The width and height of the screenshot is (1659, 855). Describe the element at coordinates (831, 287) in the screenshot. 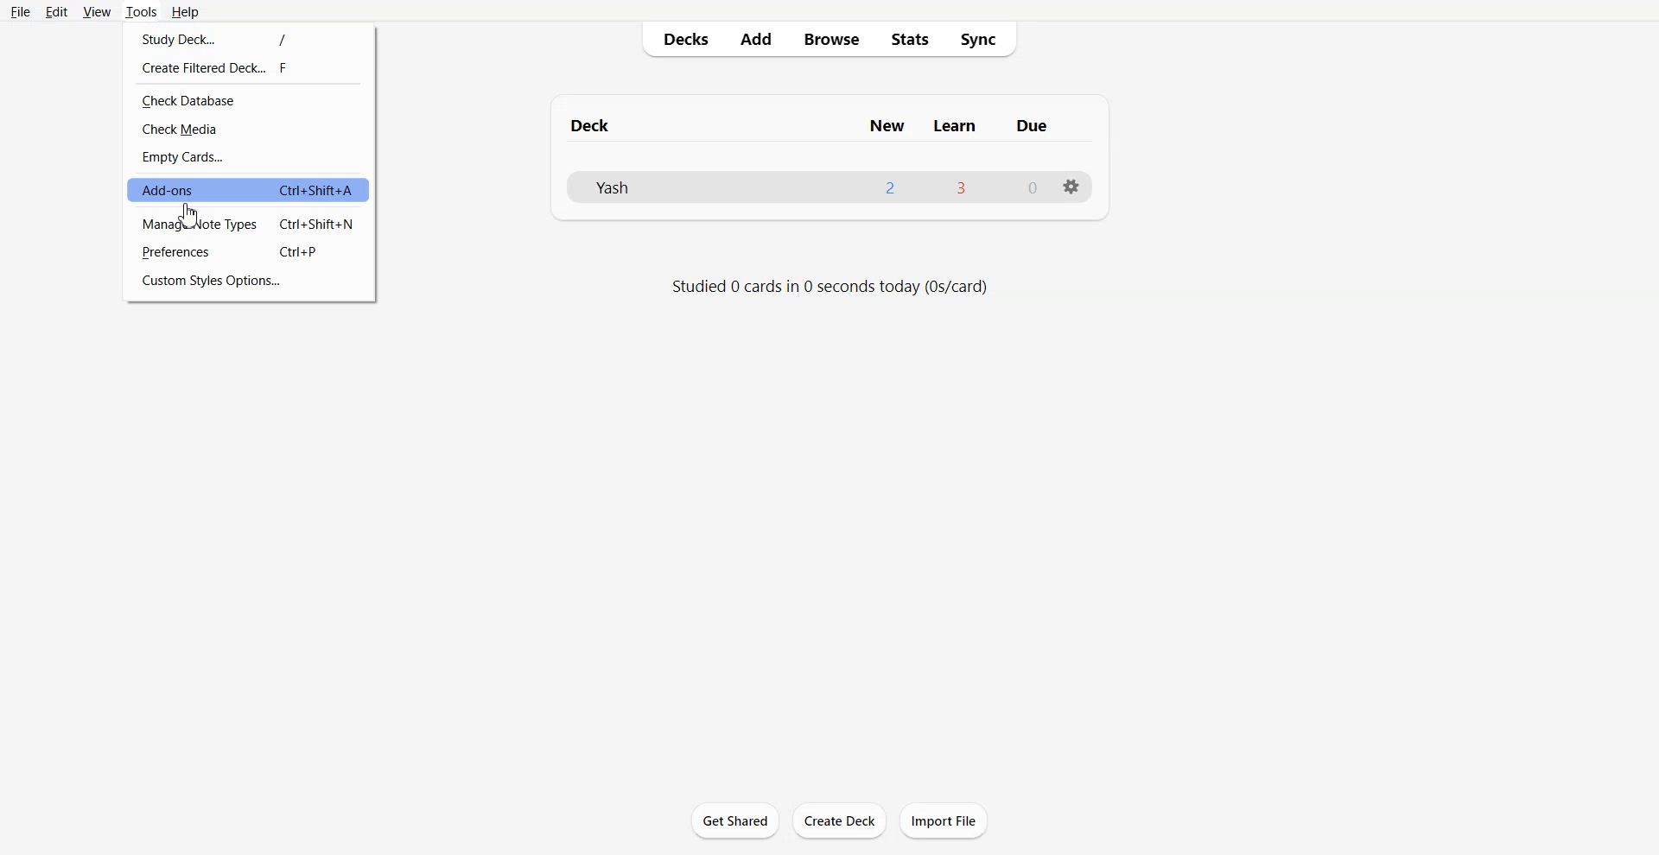

I see `Studied 0 cards in 0 seconds today (0s/card)` at that location.